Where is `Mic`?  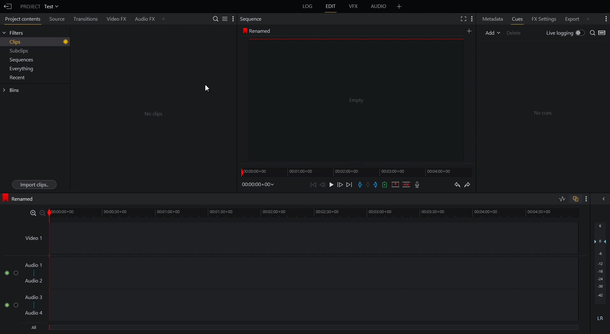 Mic is located at coordinates (417, 184).